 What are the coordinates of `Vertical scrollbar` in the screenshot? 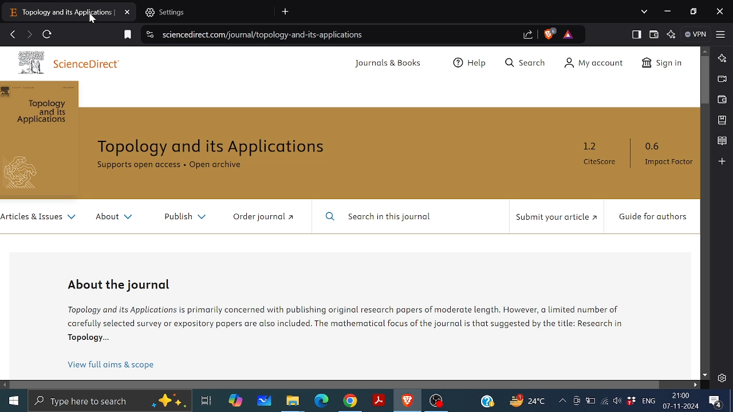 It's located at (704, 80).